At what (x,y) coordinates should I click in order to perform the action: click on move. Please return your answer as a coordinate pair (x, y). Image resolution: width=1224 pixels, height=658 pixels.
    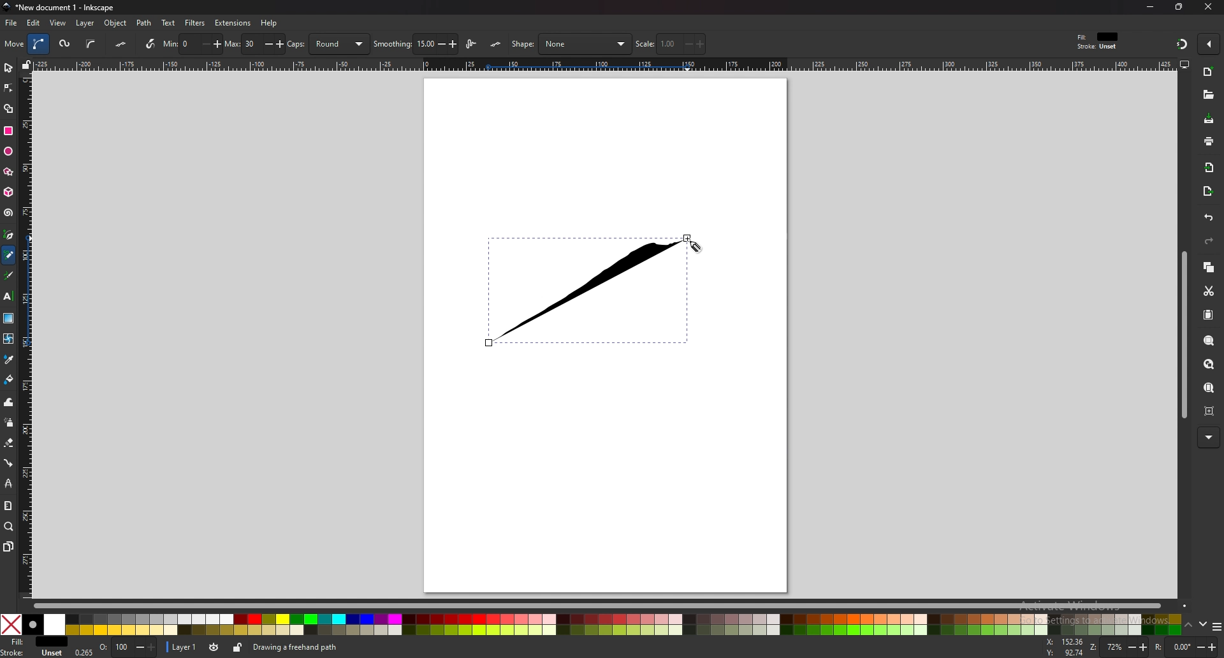
    Looking at the image, I should click on (13, 43).